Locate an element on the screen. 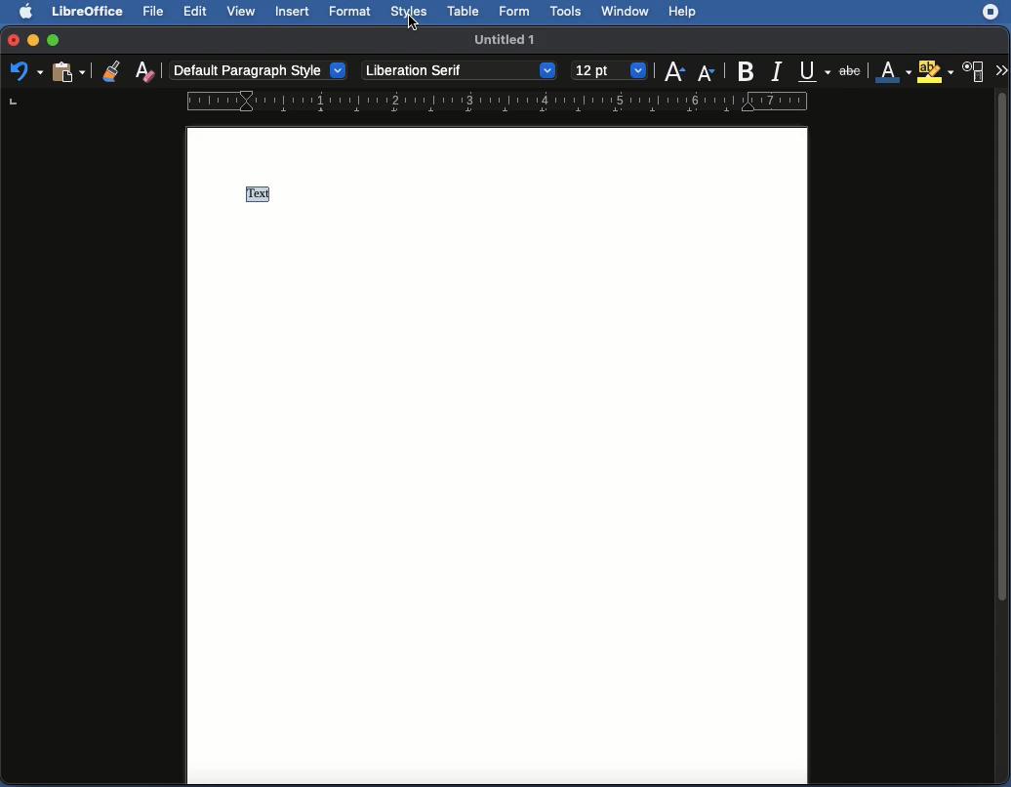 The height and width of the screenshot is (787, 1011). Bold is located at coordinates (746, 68).